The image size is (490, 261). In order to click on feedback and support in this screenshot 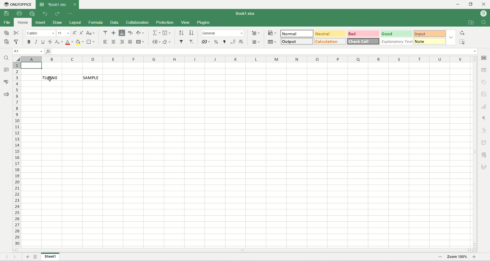, I will do `click(6, 96)`.